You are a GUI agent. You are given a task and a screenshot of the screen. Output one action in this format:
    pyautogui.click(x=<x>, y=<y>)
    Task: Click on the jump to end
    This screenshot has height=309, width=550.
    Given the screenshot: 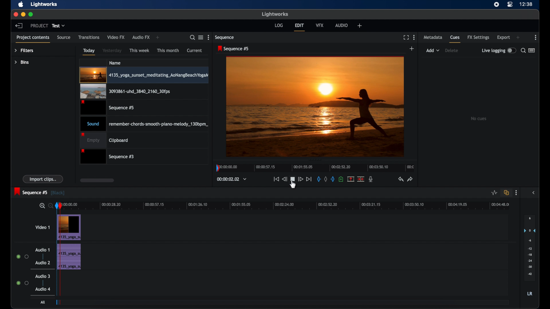 What is the action you would take?
    pyautogui.click(x=309, y=179)
    